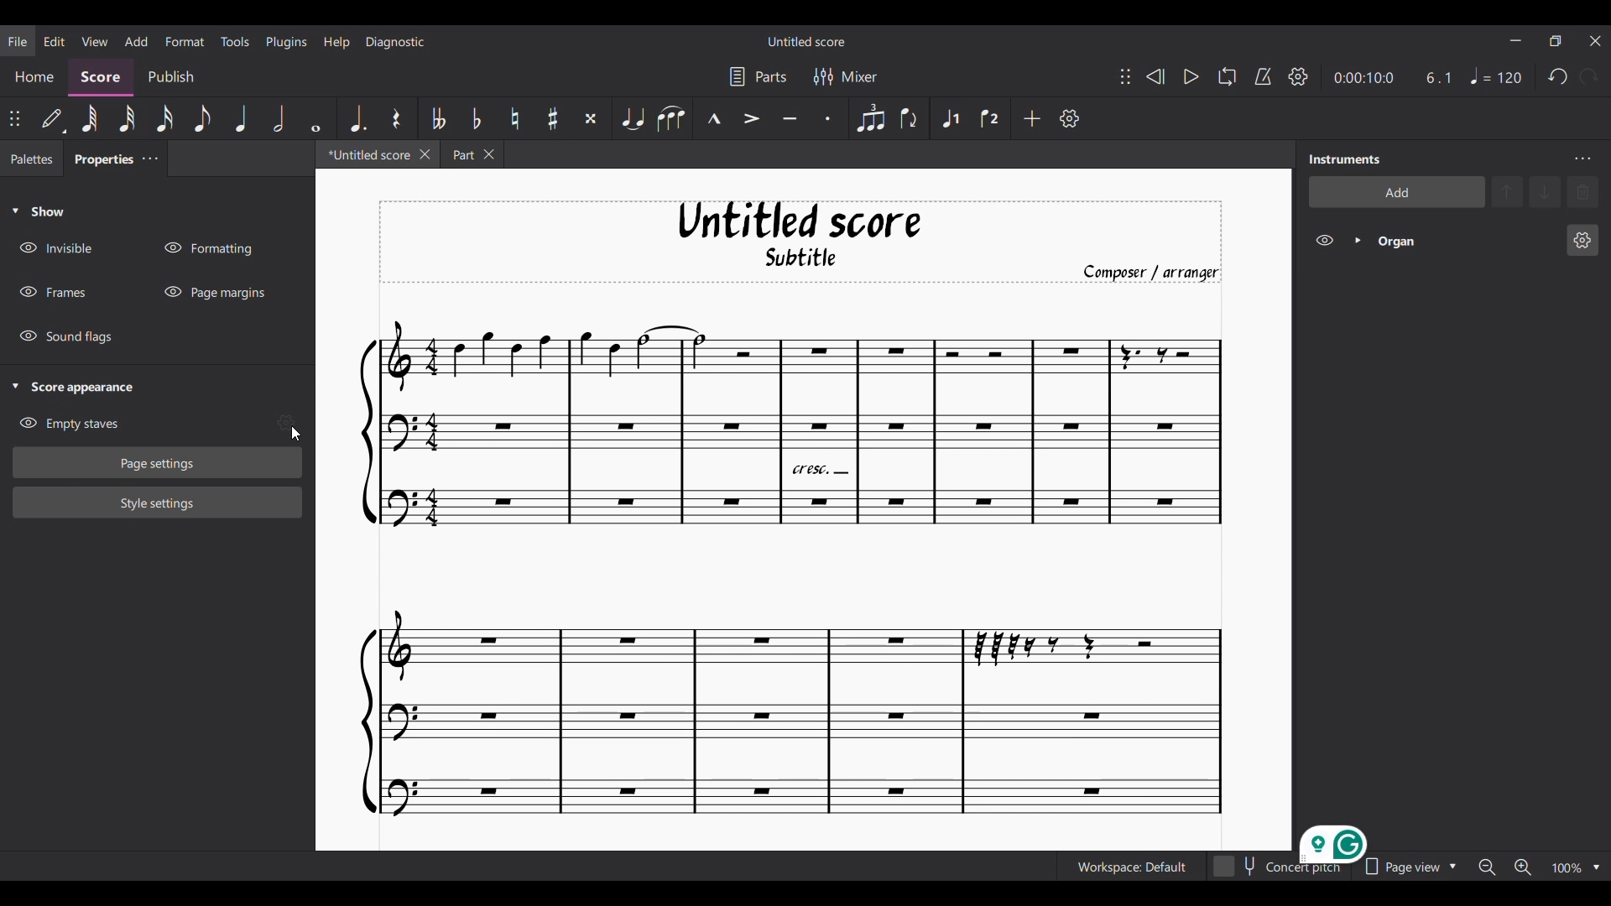 Image resolution: width=1611 pixels, height=906 pixels. Describe the element at coordinates (287, 42) in the screenshot. I see `Plugins menu` at that location.